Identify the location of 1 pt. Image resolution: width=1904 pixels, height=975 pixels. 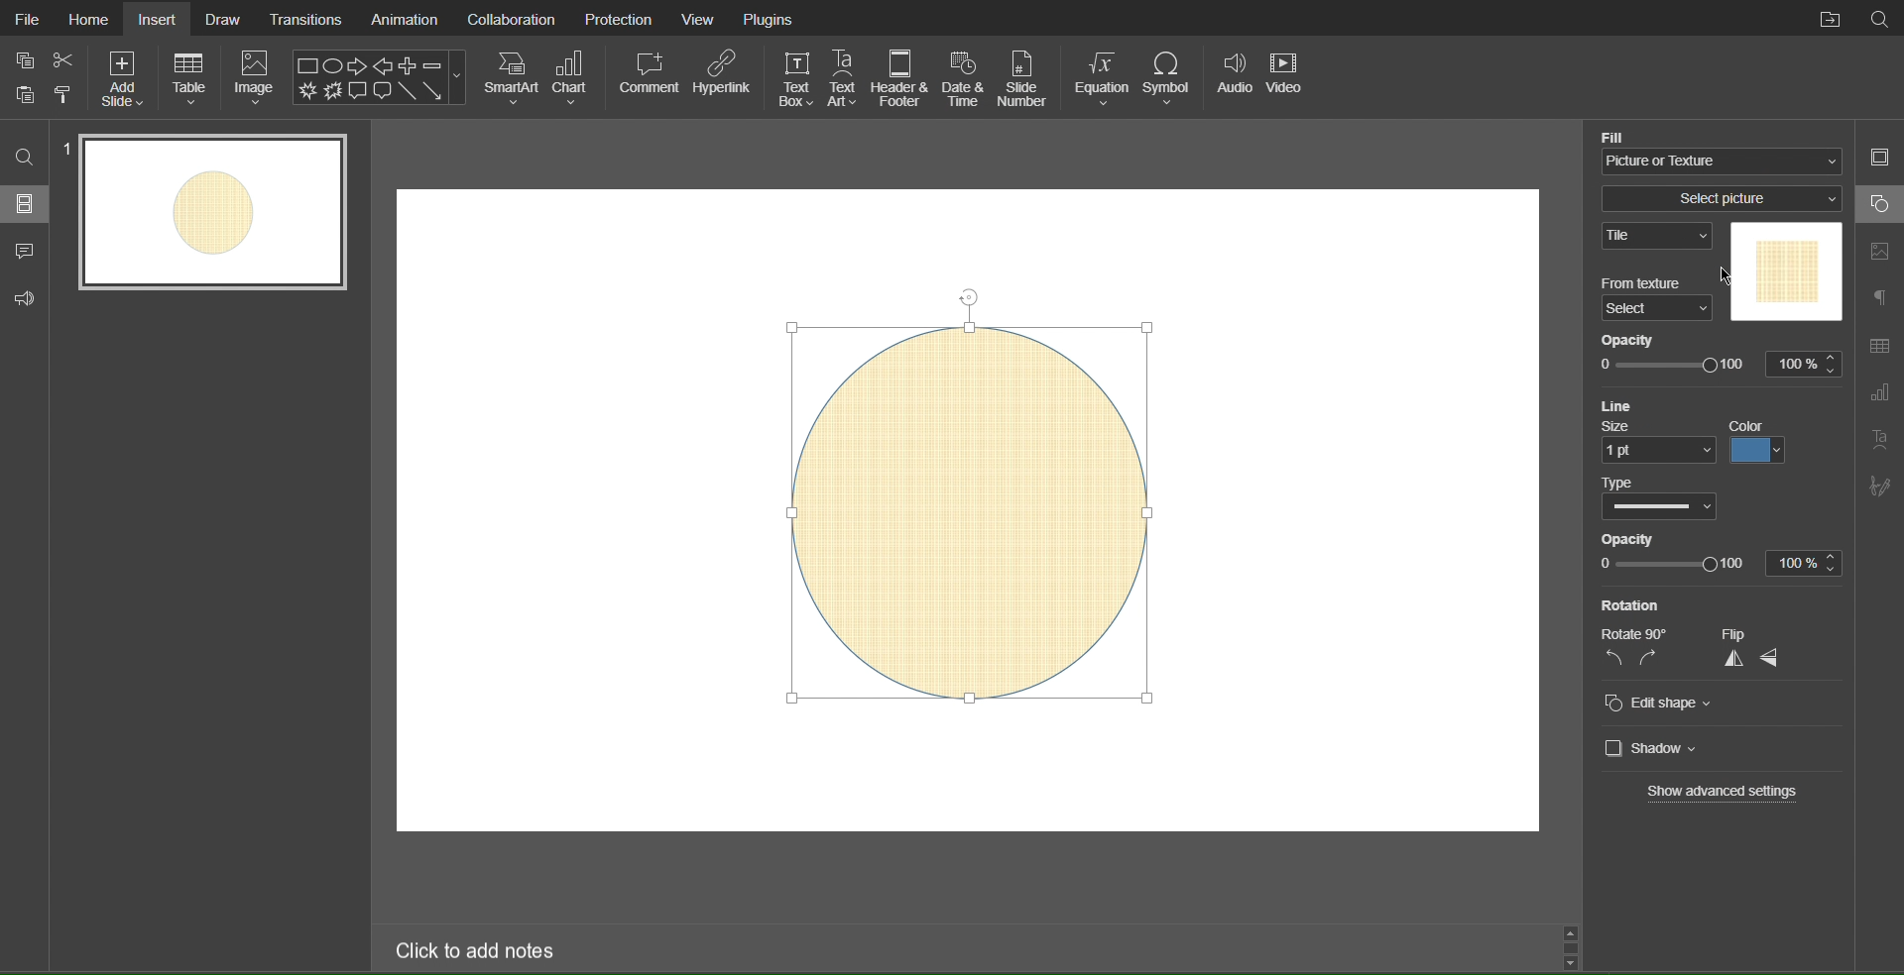
(1655, 453).